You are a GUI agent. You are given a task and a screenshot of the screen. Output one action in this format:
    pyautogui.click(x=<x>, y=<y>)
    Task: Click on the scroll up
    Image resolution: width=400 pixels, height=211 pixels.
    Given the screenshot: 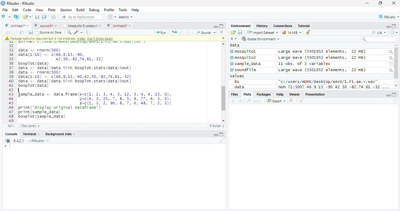 What is the action you would take?
    pyautogui.click(x=223, y=44)
    